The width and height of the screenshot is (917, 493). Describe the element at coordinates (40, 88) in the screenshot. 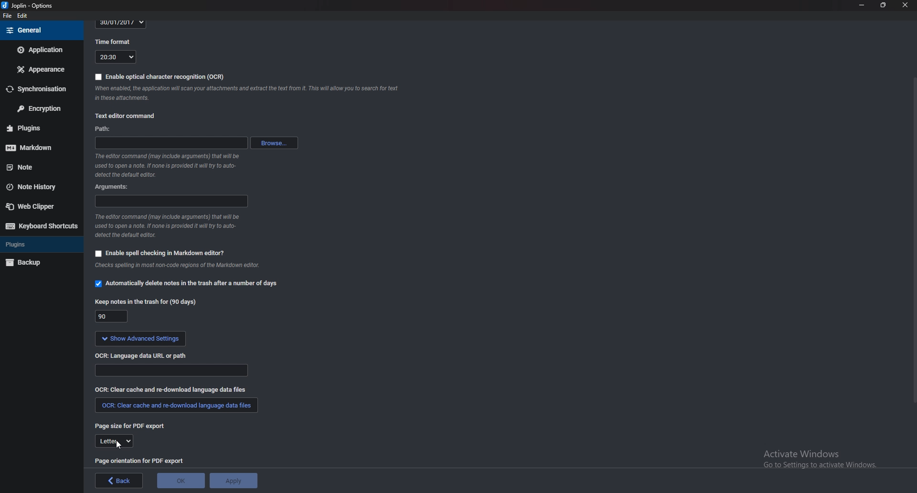

I see `Synchronization` at that location.